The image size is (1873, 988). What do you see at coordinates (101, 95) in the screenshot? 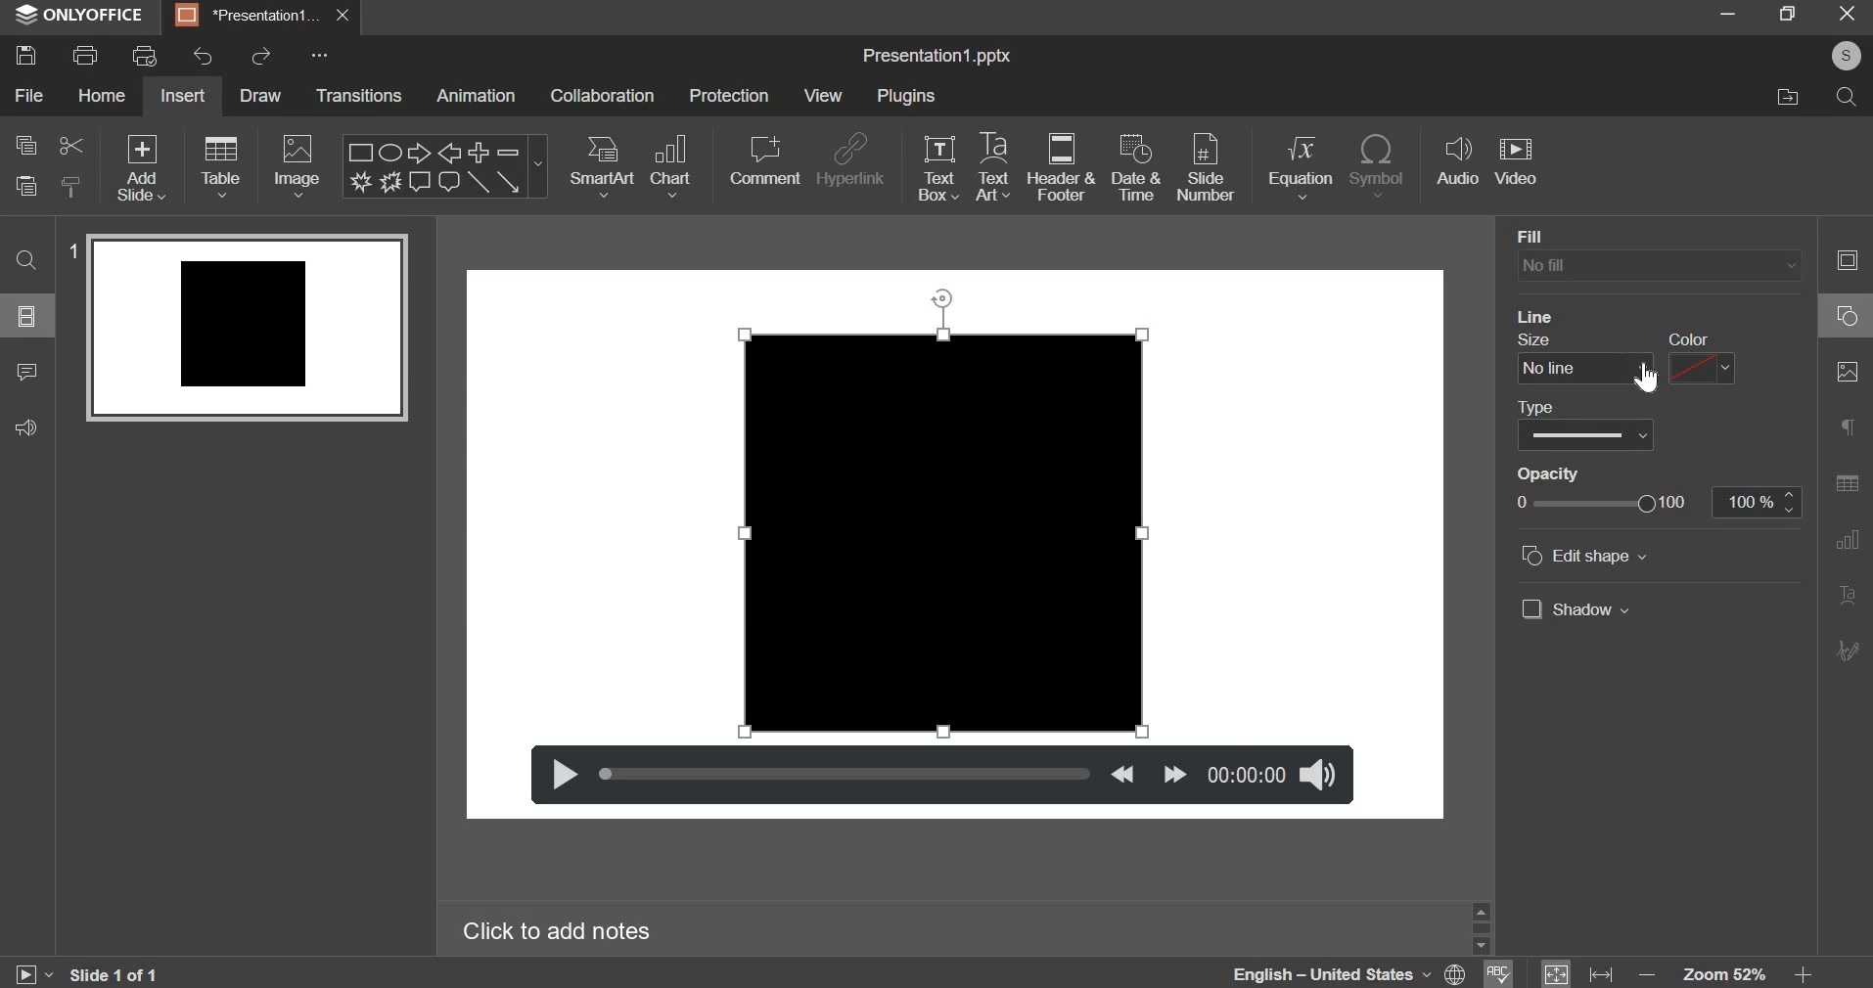
I see `home` at bounding box center [101, 95].